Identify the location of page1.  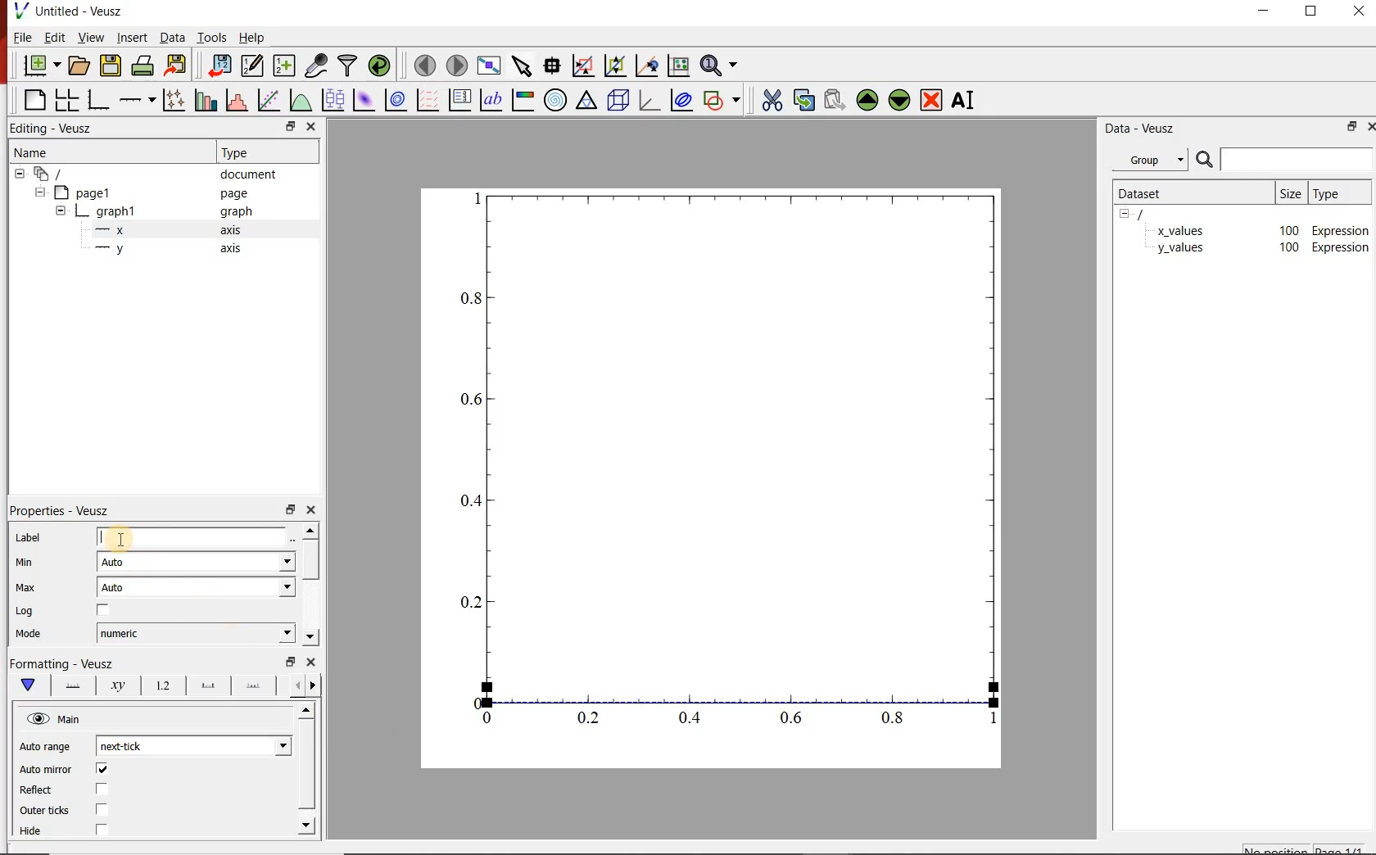
(89, 191).